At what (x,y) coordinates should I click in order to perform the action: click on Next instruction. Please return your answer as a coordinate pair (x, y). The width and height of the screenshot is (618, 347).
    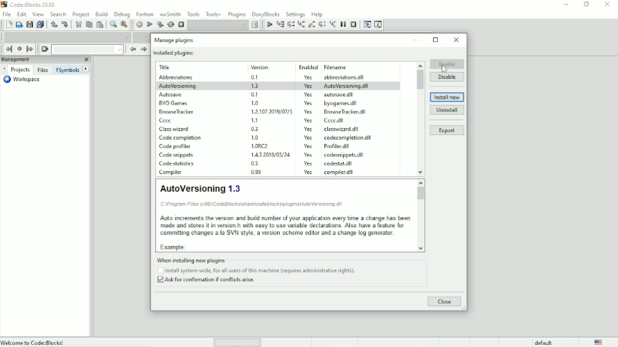
    Looking at the image, I should click on (322, 24).